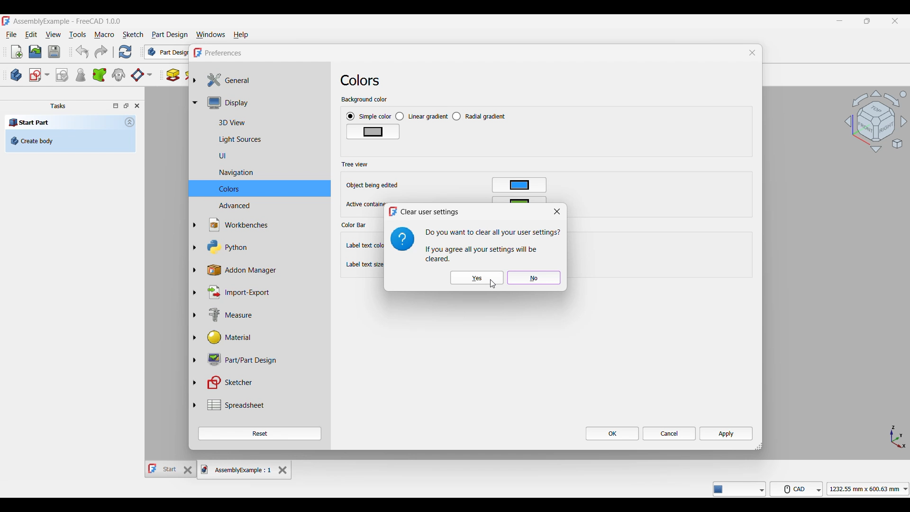 The height and width of the screenshot is (512, 910). What do you see at coordinates (226, 383) in the screenshot?
I see `Sketcher` at bounding box center [226, 383].